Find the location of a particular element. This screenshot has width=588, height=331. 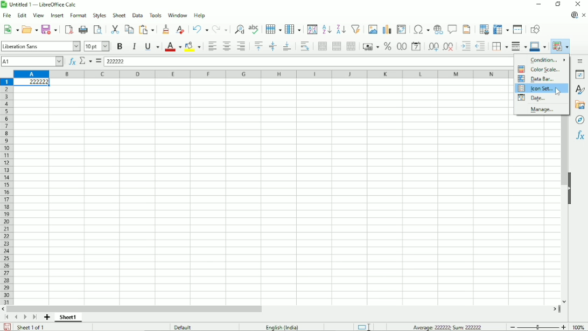

Format as number is located at coordinates (401, 47).